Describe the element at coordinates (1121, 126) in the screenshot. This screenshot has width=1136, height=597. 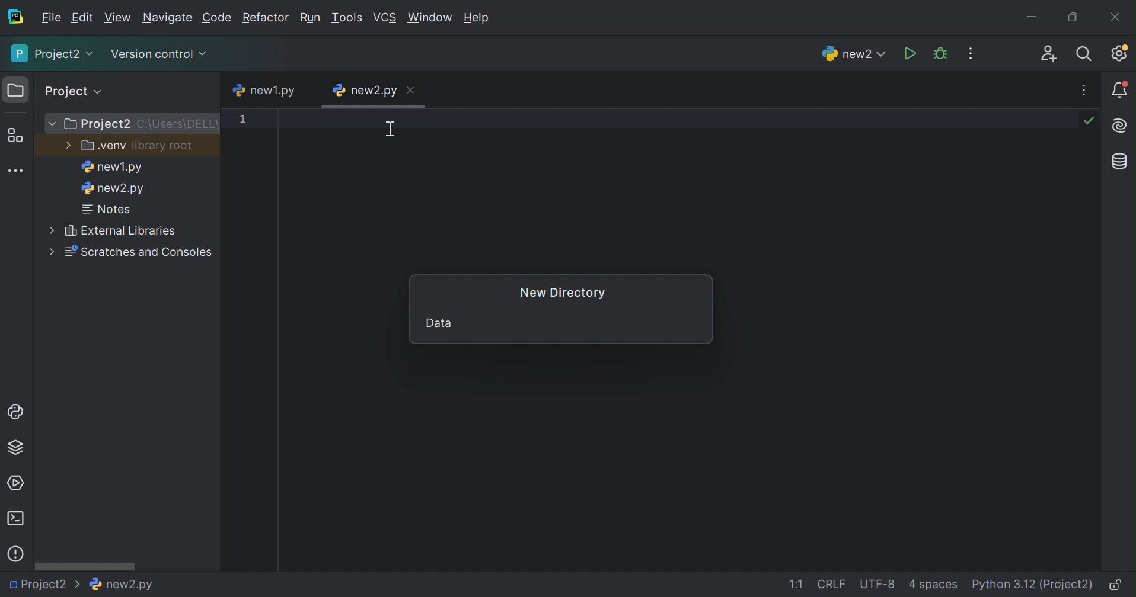
I see `AI Assistant` at that location.